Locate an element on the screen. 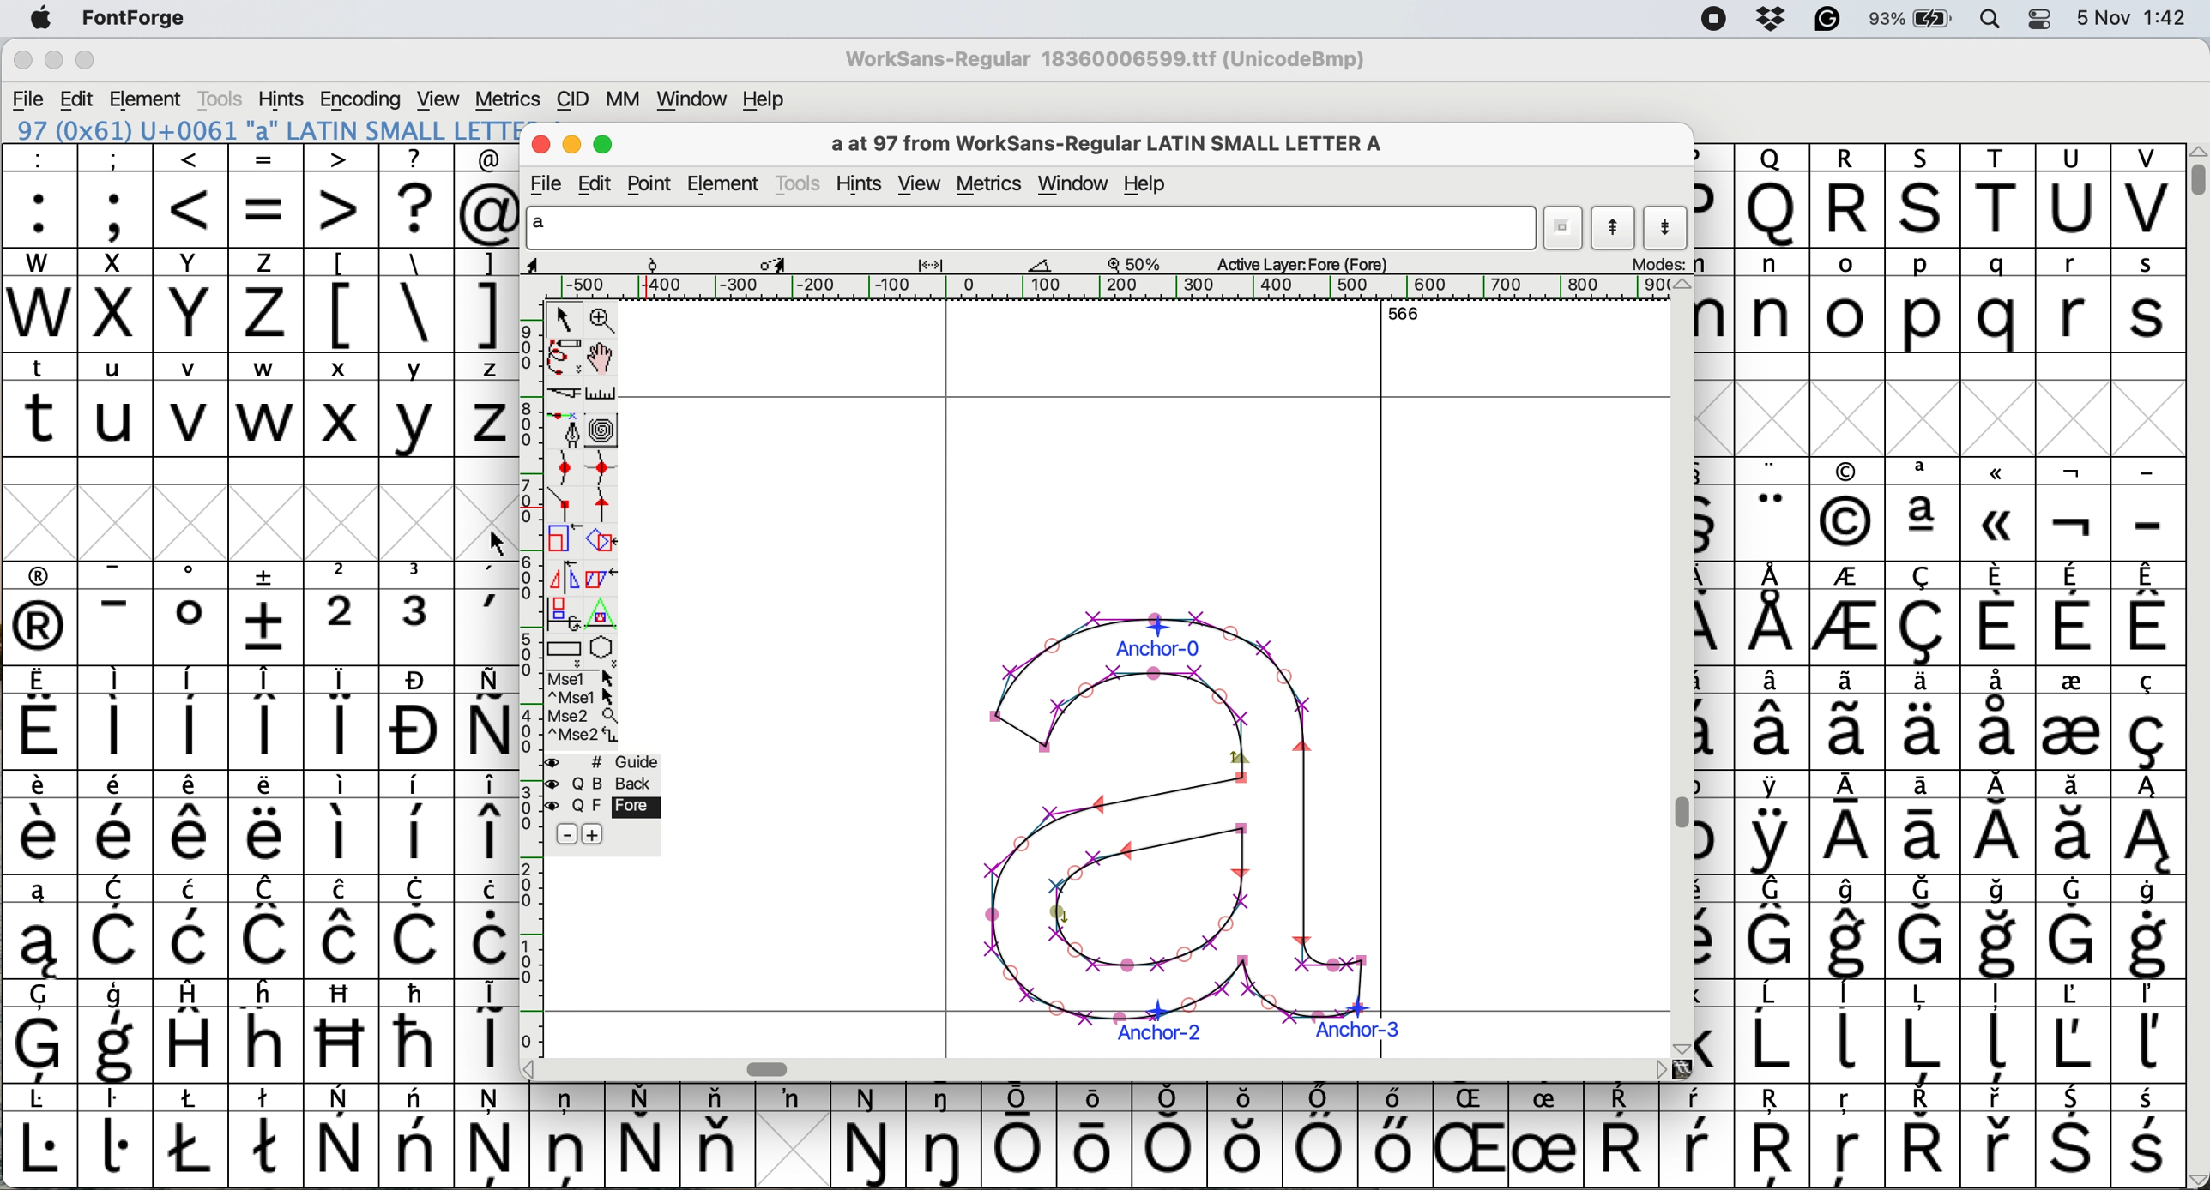 Image resolution: width=2210 pixels, height=1190 pixels. symbol is located at coordinates (717, 1134).